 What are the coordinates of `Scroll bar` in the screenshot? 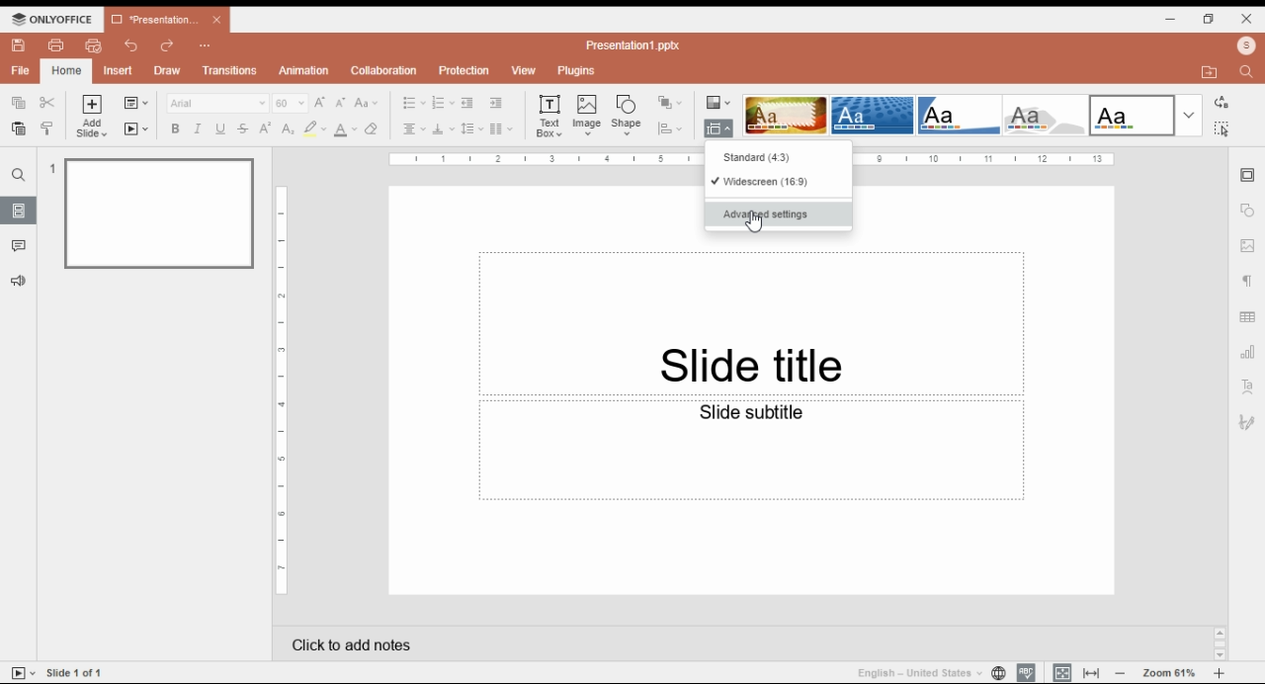 It's located at (1220, 642).